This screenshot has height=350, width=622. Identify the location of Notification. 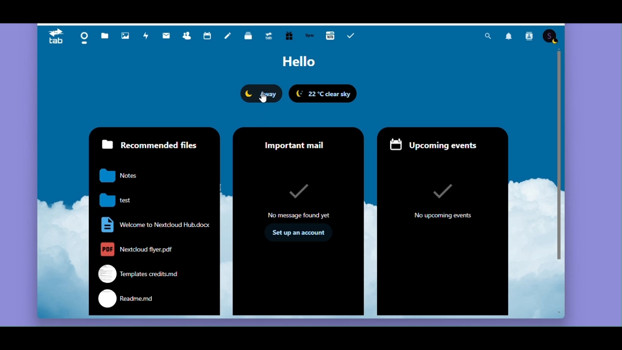
(508, 37).